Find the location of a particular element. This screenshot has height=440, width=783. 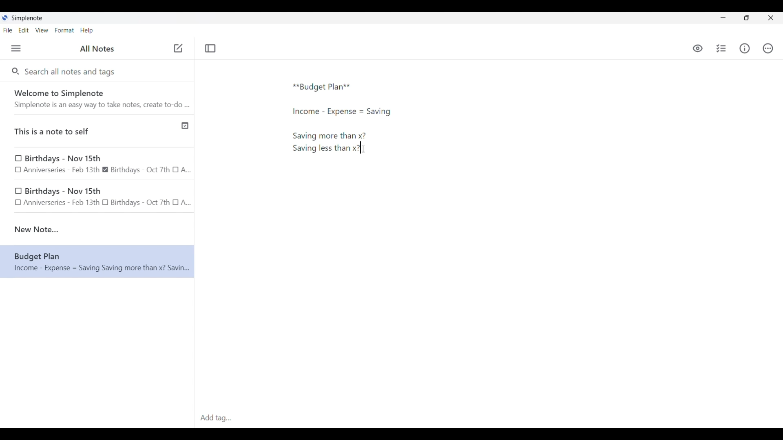

Software name is located at coordinates (28, 18).